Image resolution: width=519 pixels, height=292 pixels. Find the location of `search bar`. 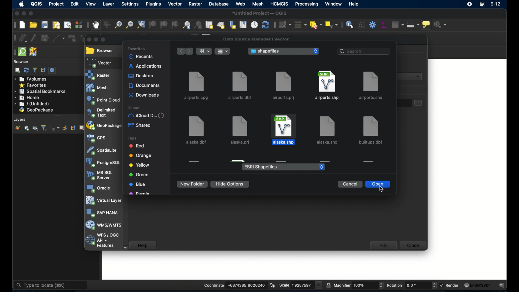

search bar is located at coordinates (364, 51).